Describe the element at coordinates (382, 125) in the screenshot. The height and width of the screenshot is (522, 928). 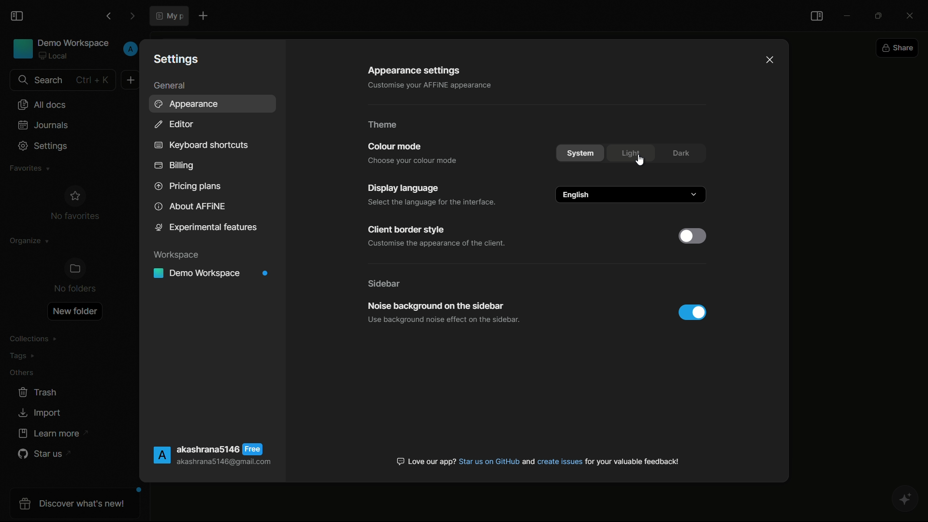
I see `theme` at that location.